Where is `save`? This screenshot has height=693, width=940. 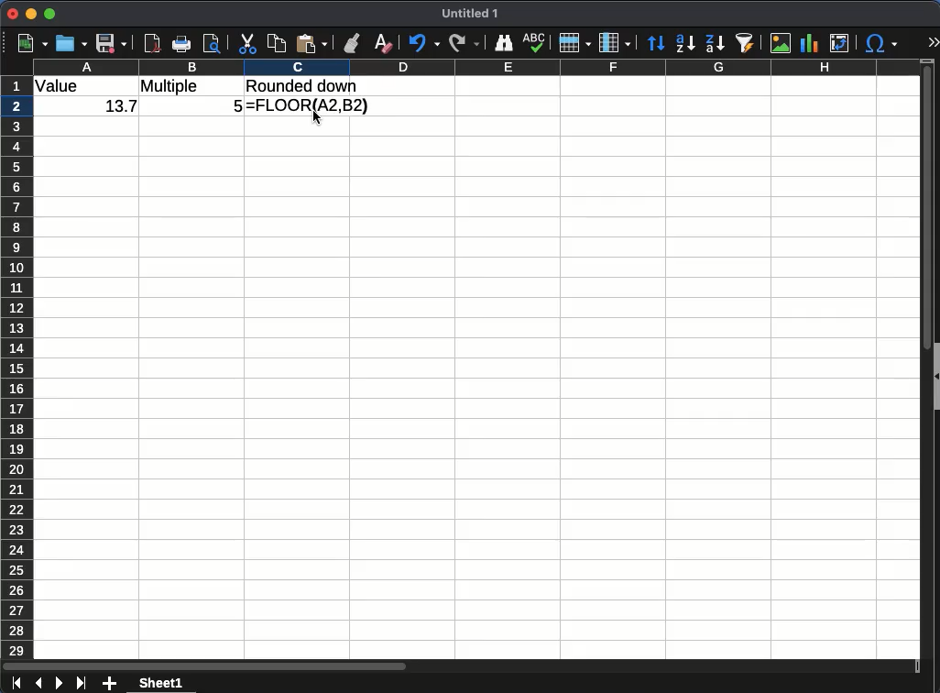 save is located at coordinates (112, 44).